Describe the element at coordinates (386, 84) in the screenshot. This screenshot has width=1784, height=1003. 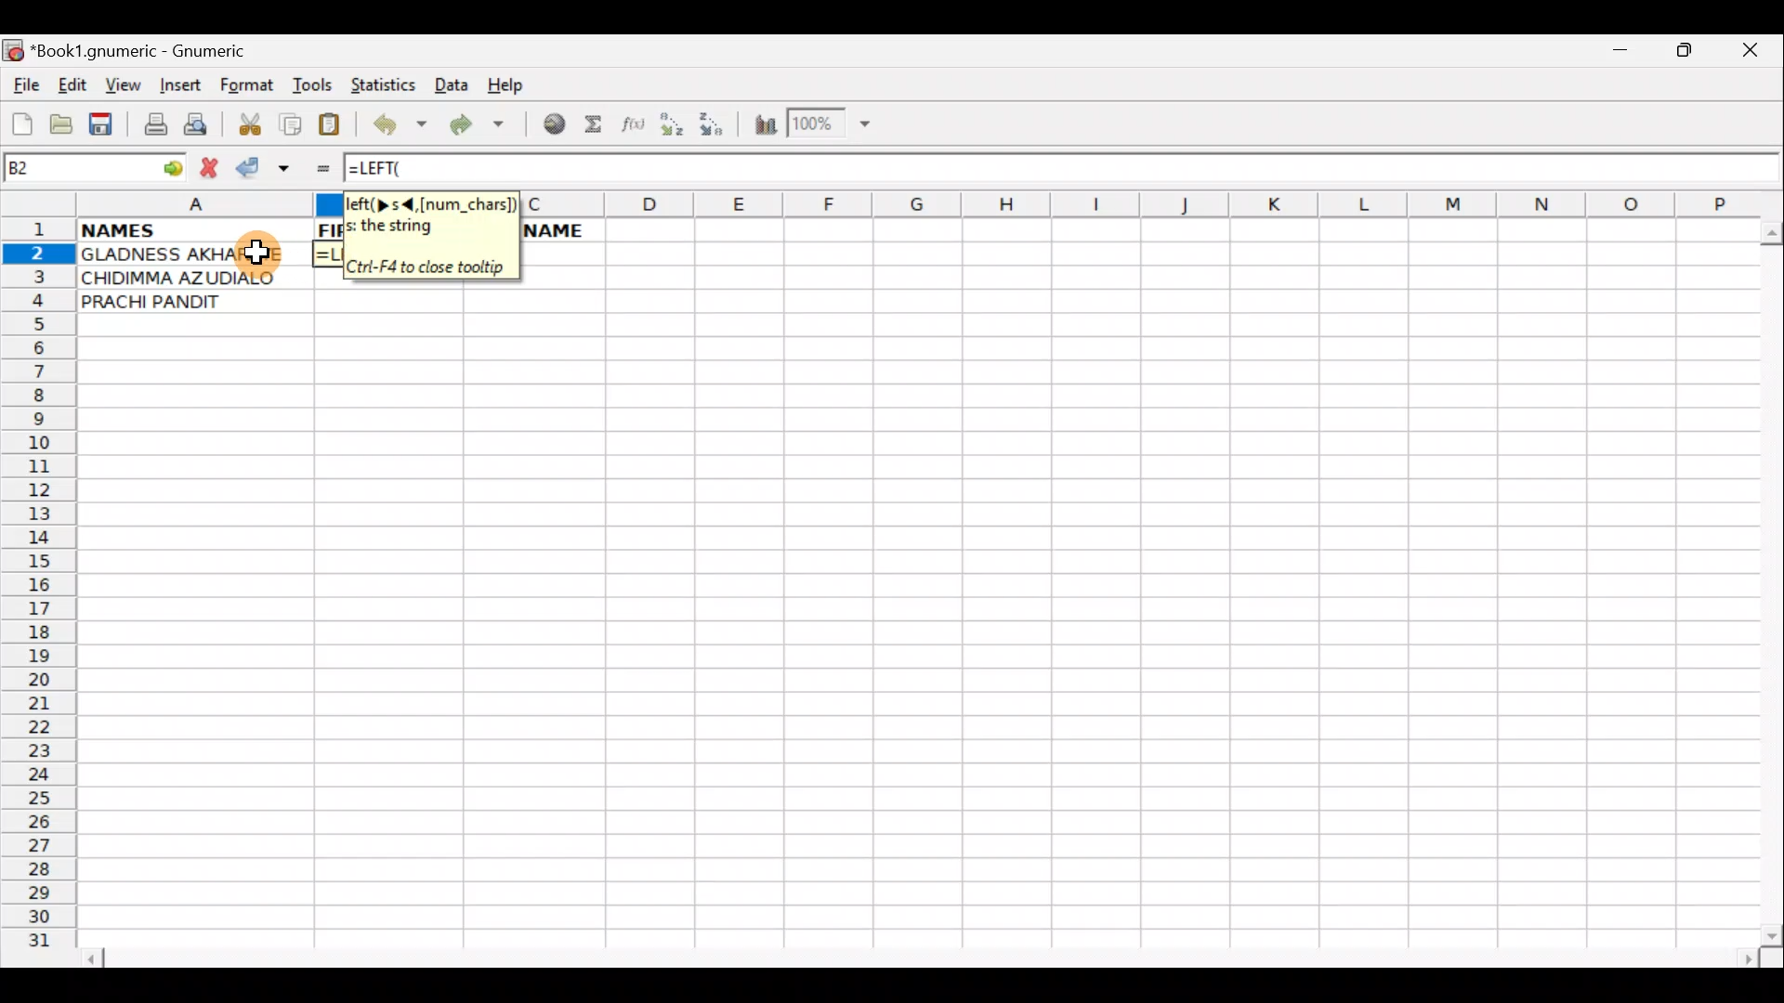
I see `Statistics` at that location.